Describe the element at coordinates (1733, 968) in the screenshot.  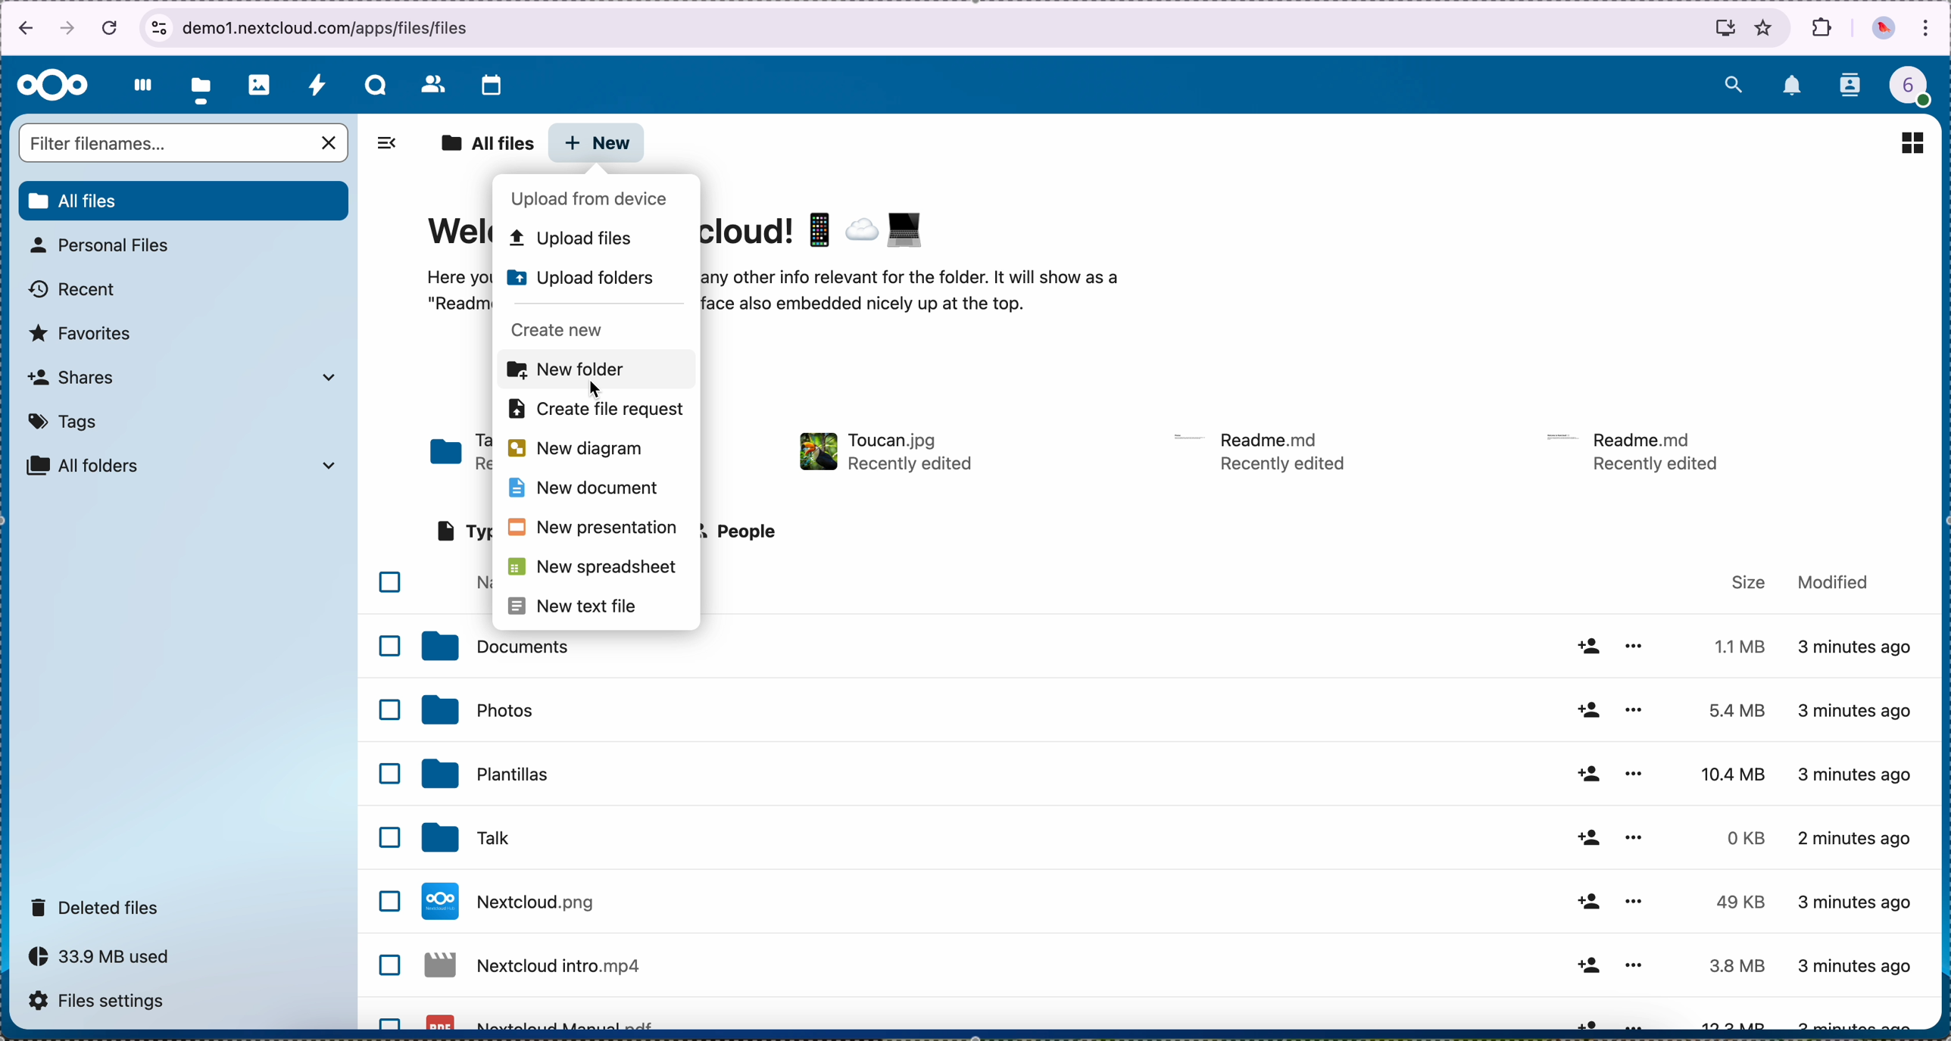
I see `3.8 MB` at that location.